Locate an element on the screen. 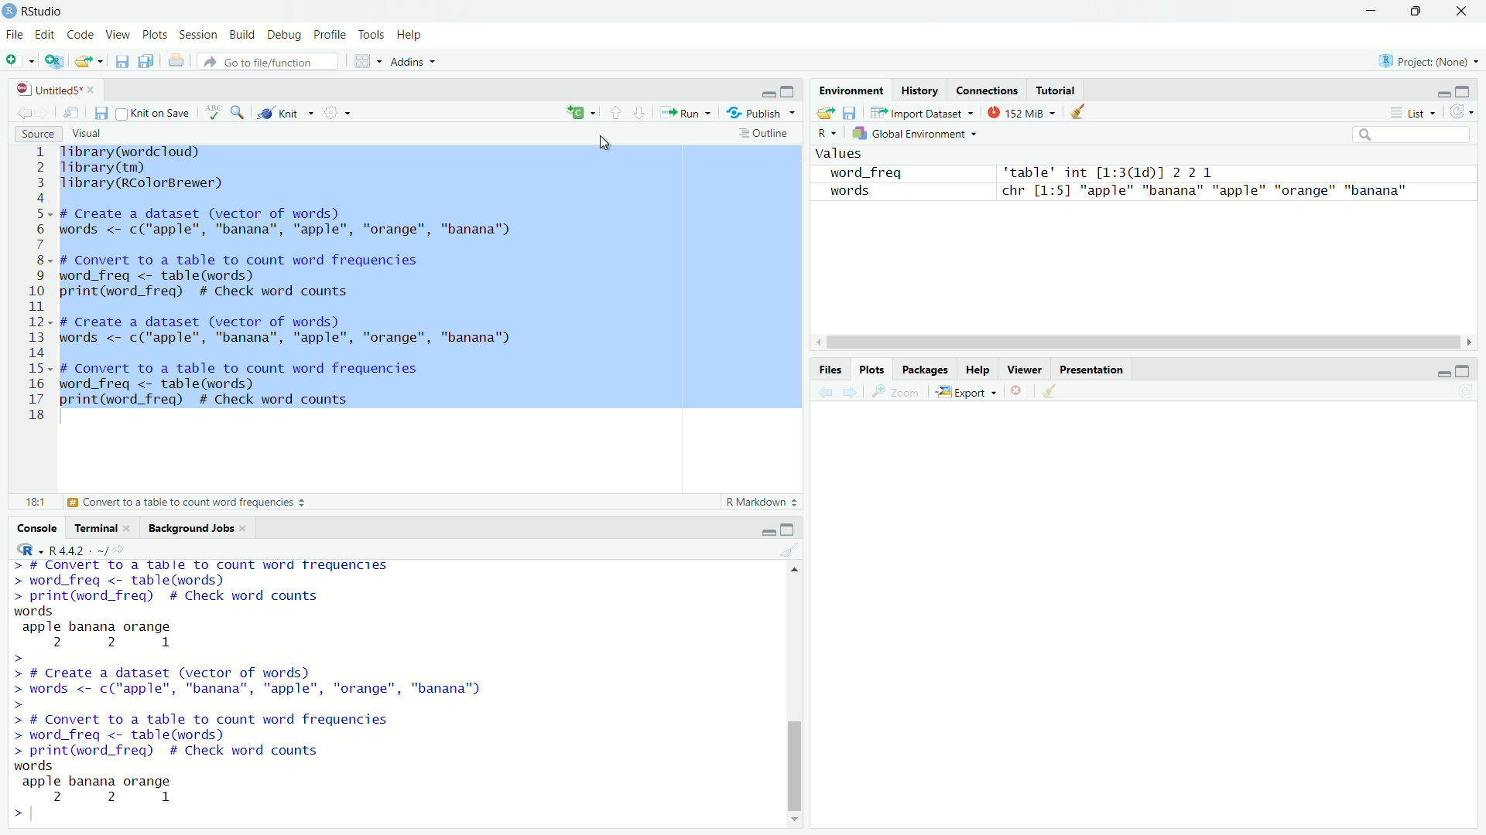 The image size is (1486, 835). Zoom is located at coordinates (896, 391).